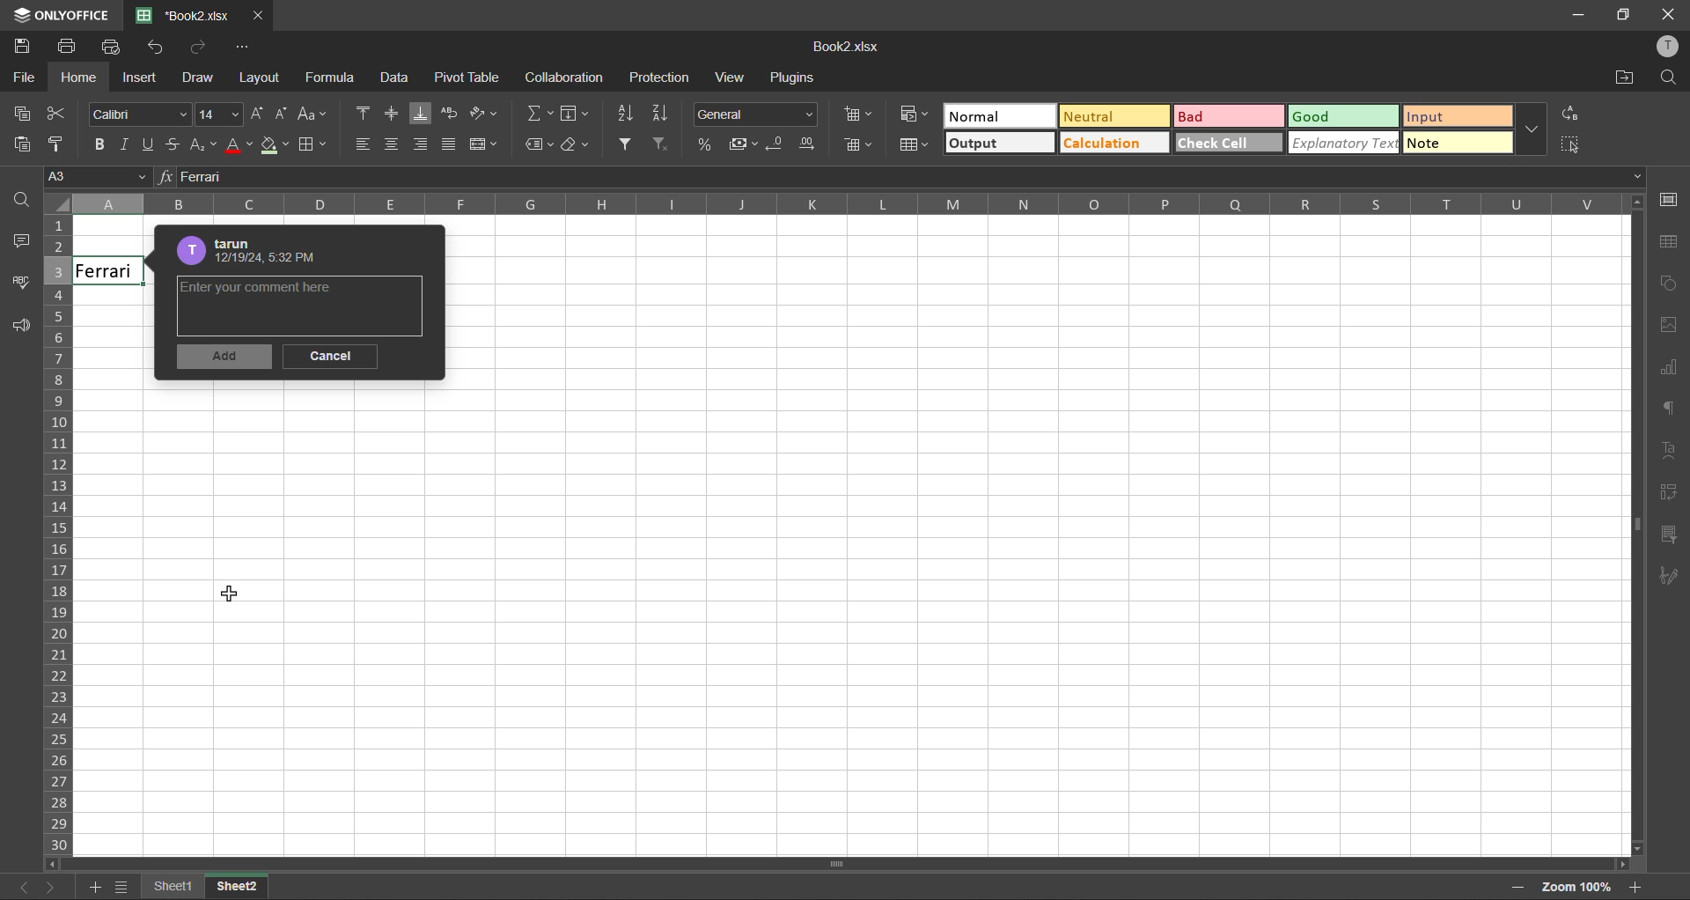  What do you see at coordinates (1673, 410) in the screenshot?
I see `paragraph` at bounding box center [1673, 410].